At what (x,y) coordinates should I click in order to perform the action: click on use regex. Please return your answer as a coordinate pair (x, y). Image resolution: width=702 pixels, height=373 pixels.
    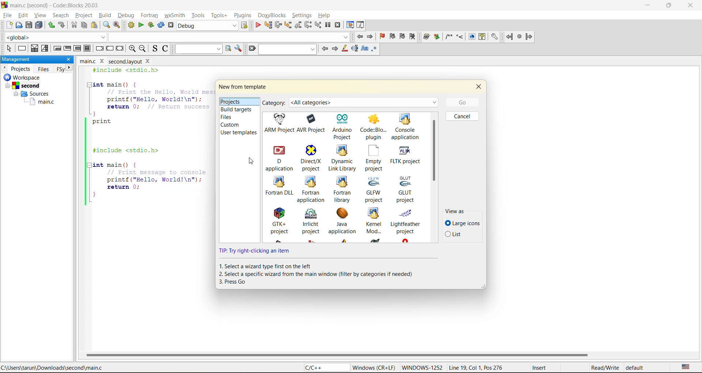
    Looking at the image, I should click on (375, 50).